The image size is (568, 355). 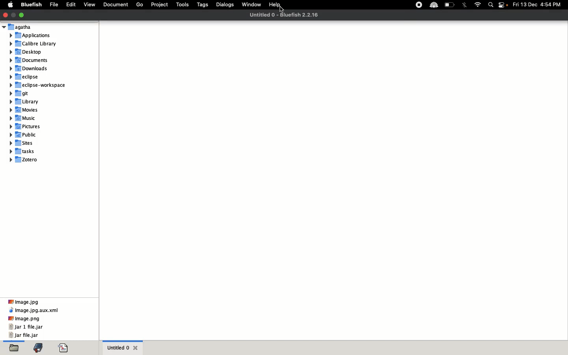 I want to click on Untitled, so click(x=117, y=348).